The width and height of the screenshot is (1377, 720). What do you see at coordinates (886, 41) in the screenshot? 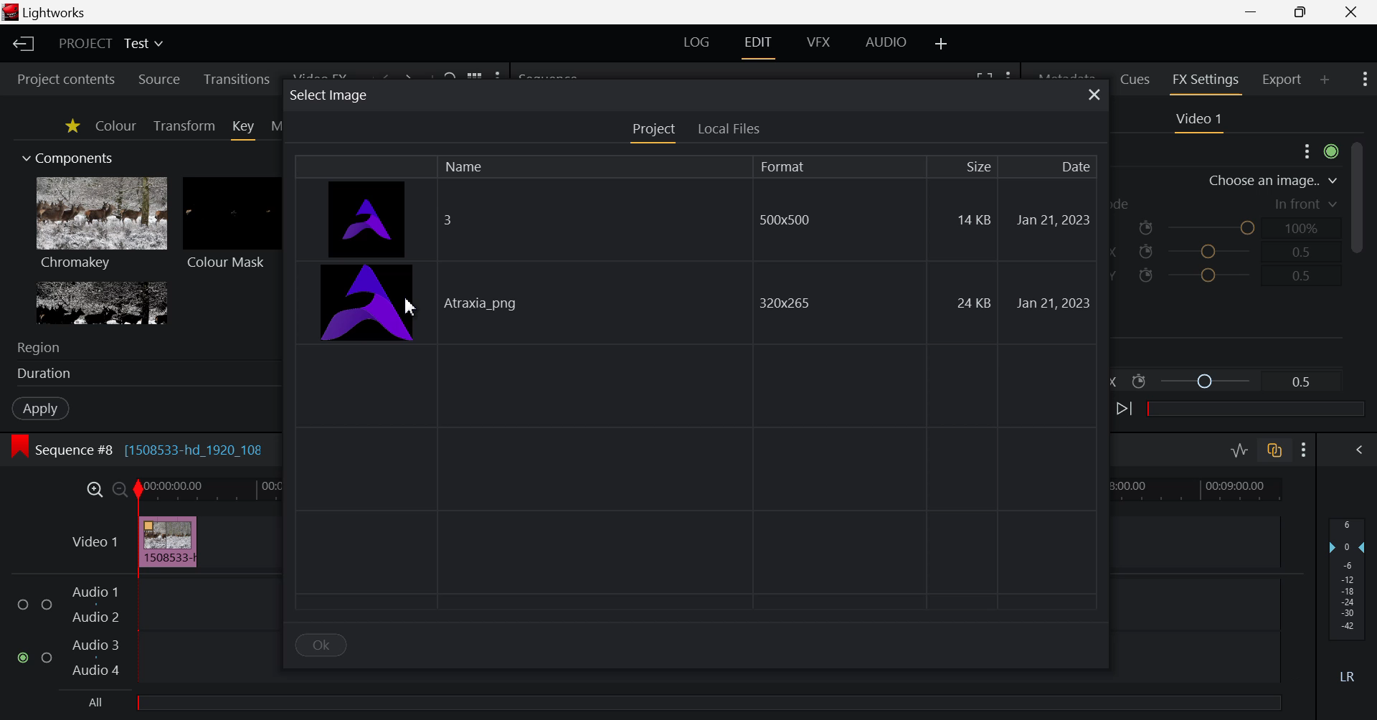
I see `AUDIO Layout` at bounding box center [886, 41].